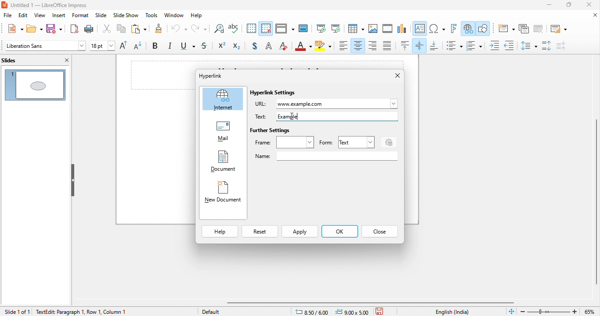  I want to click on slide show, so click(126, 16).